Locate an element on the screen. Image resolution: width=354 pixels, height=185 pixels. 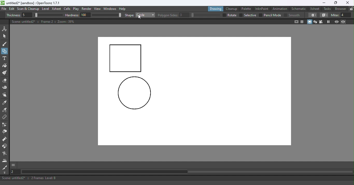
logo is located at coordinates (3, 3).